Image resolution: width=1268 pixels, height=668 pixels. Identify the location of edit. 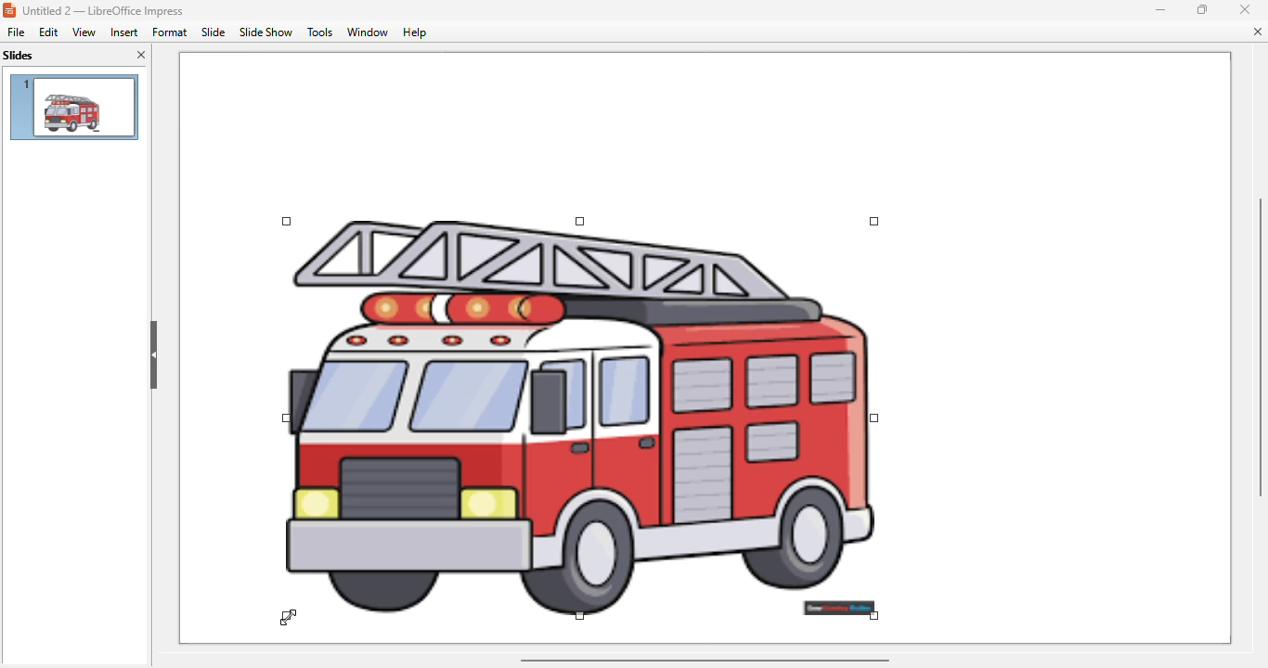
(48, 32).